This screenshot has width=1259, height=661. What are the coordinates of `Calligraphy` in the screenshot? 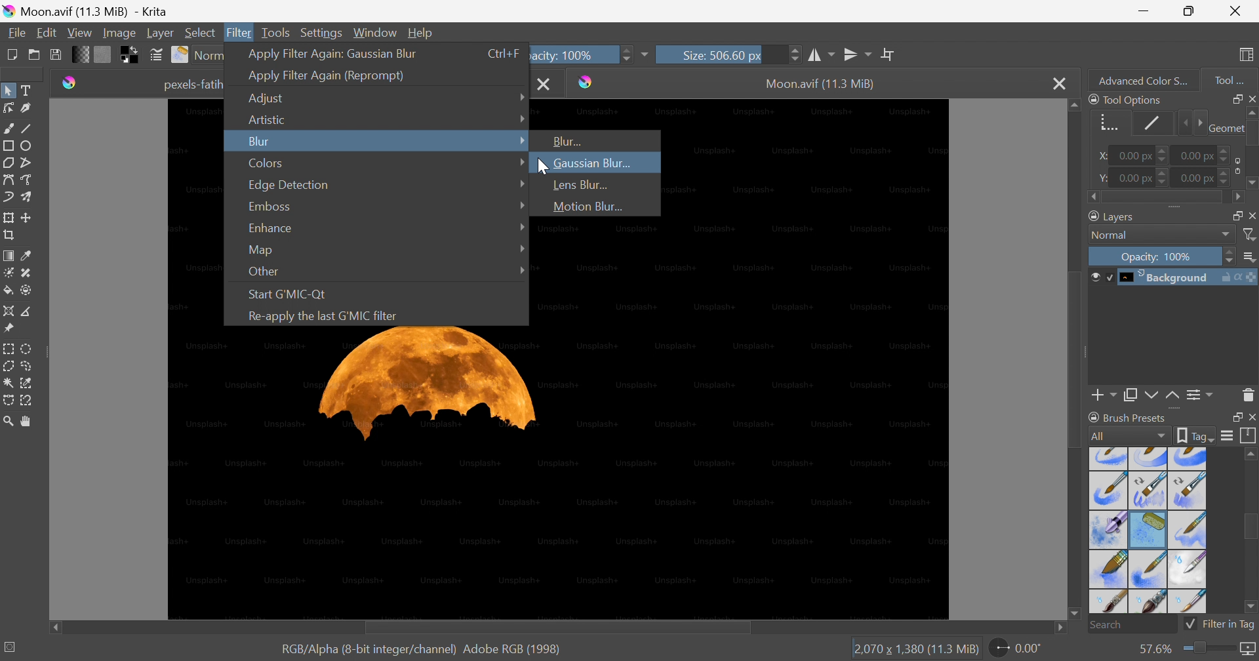 It's located at (28, 108).